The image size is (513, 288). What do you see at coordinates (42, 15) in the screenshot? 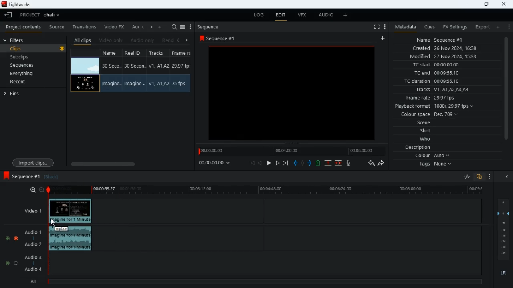
I see `project` at bounding box center [42, 15].